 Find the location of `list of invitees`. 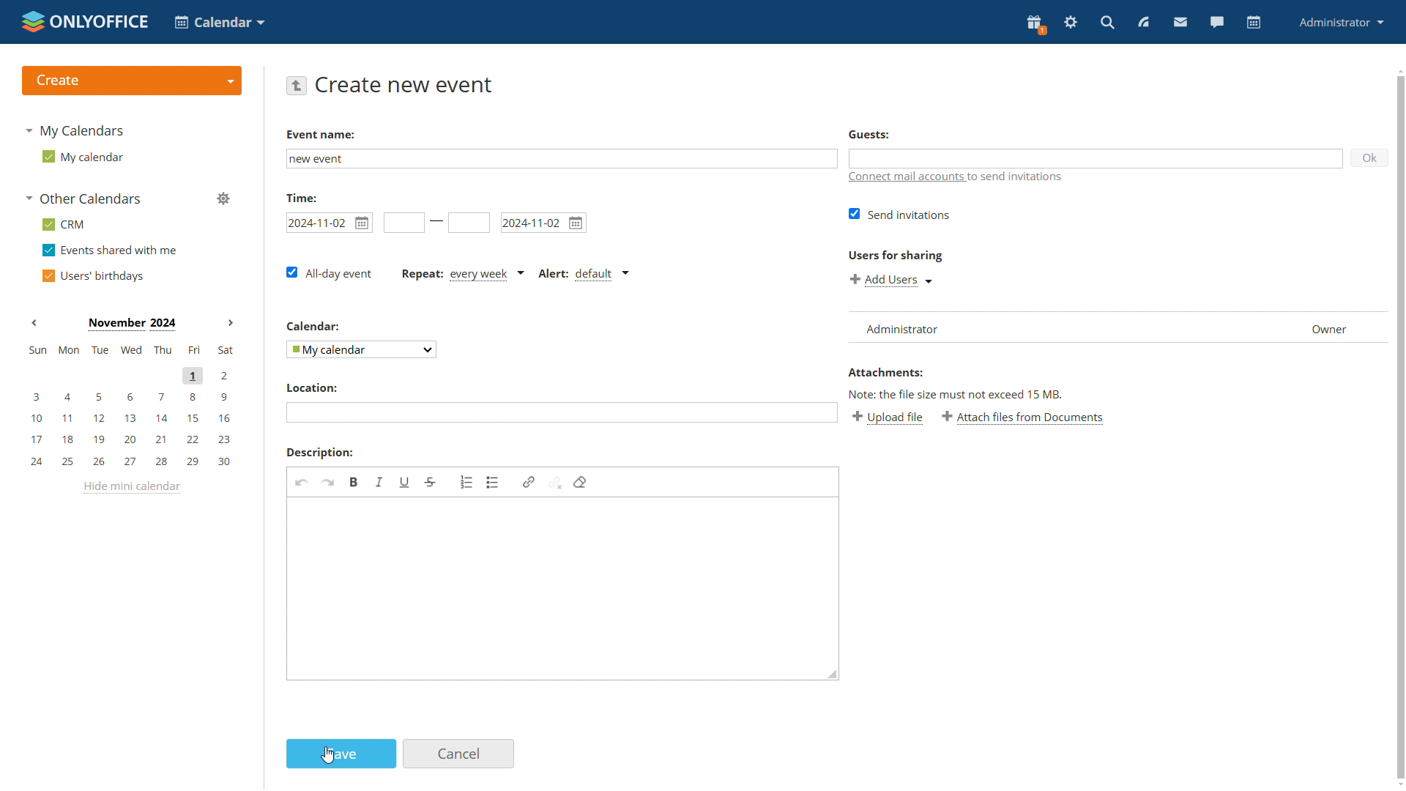

list of invitees is located at coordinates (1116, 326).